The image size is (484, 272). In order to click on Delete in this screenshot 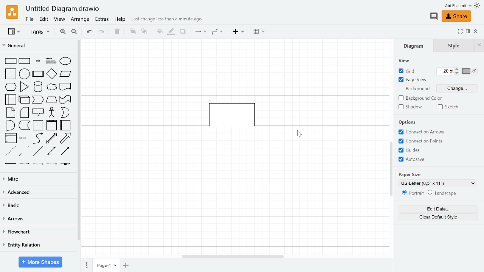, I will do `click(117, 32)`.